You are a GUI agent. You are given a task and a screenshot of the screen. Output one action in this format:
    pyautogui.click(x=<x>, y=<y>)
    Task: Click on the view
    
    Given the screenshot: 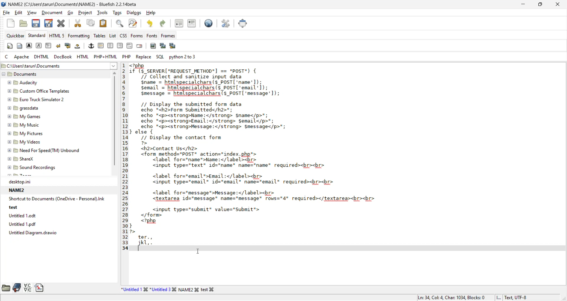 What is the action you would take?
    pyautogui.click(x=32, y=12)
    